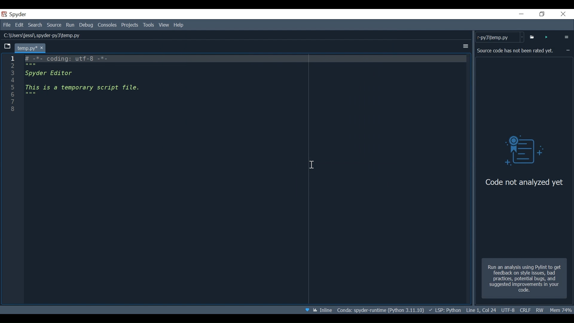  I want to click on Code not analyzed yet, so click(523, 183).